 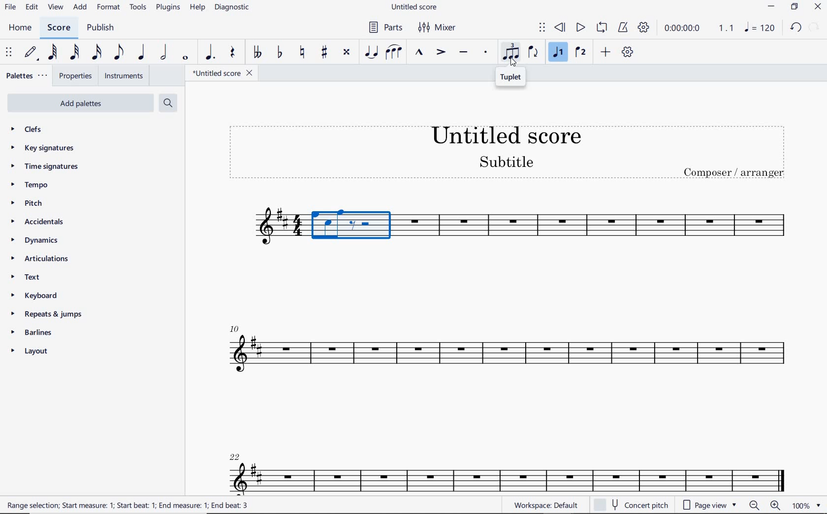 What do you see at coordinates (416, 7) in the screenshot?
I see `FILE NAME` at bounding box center [416, 7].